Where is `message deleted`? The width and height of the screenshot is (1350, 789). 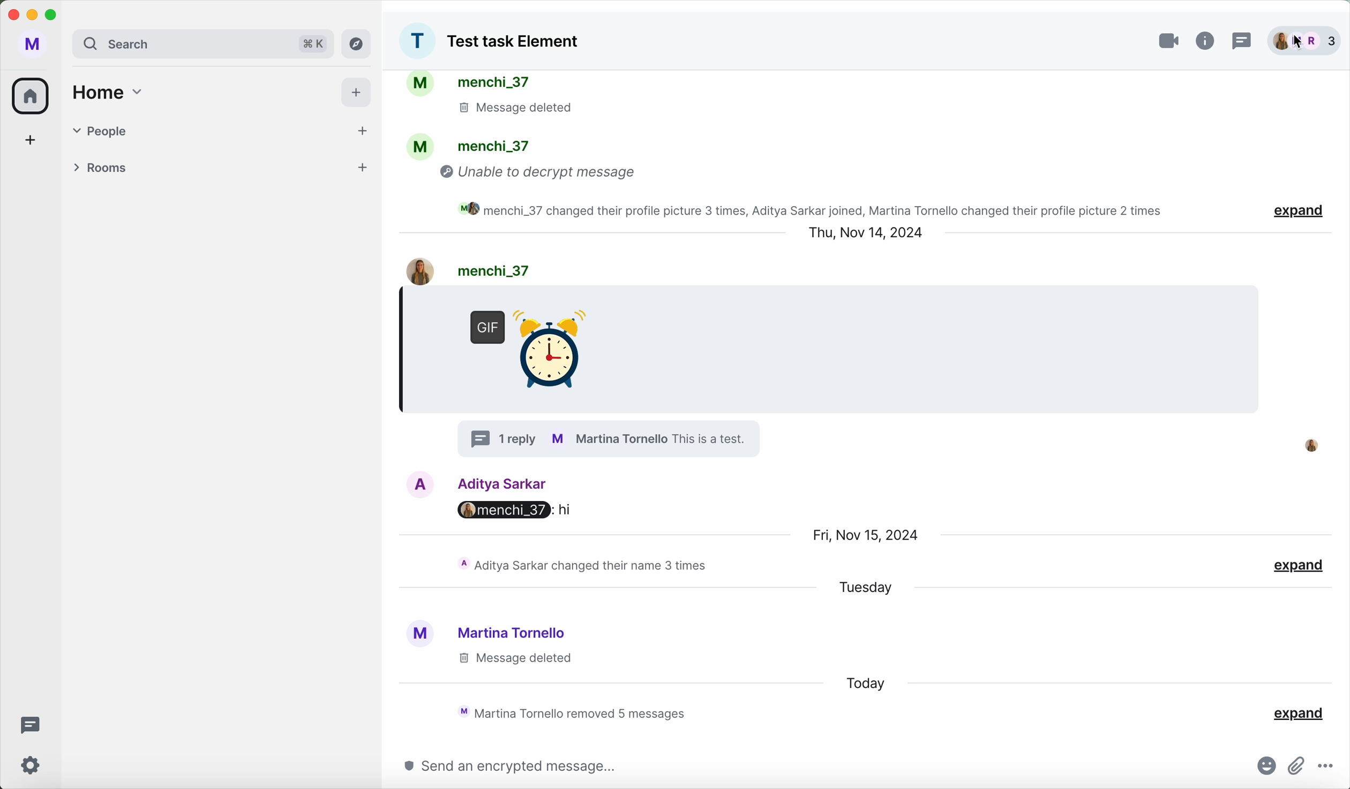 message deleted is located at coordinates (528, 109).